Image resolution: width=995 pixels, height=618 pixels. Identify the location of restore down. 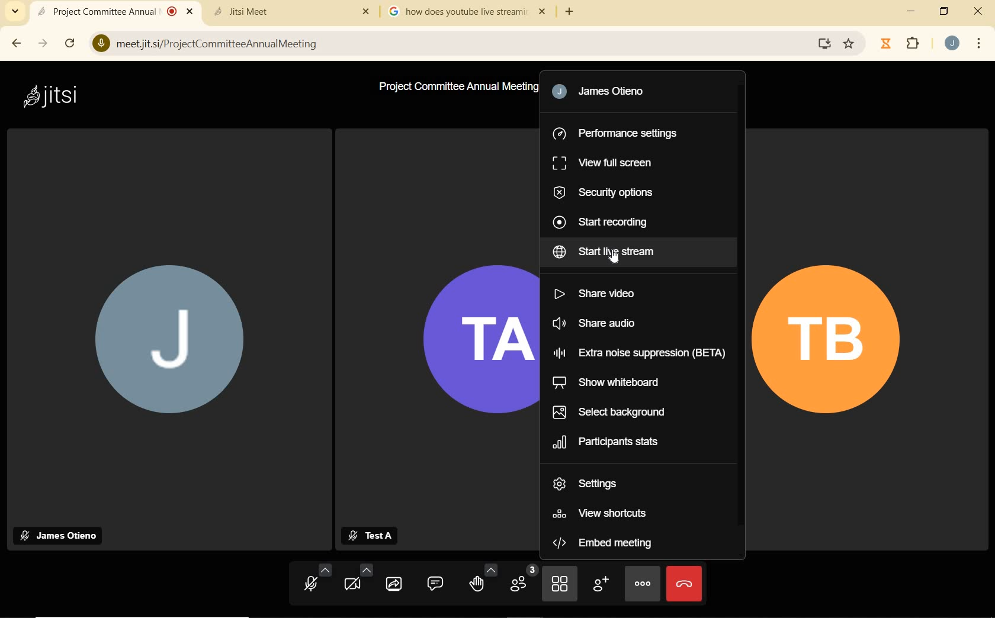
(945, 12).